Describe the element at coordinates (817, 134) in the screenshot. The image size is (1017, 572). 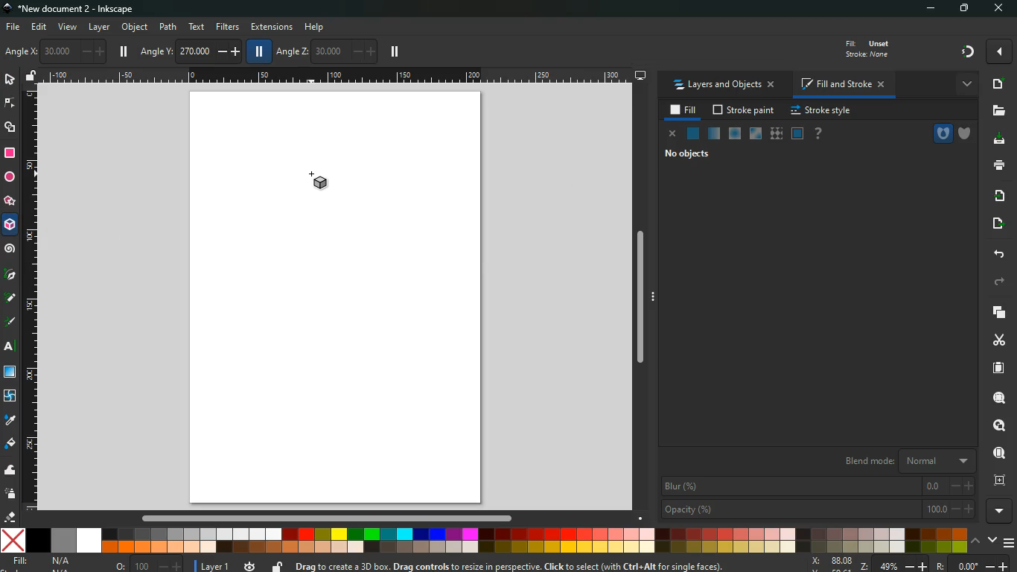
I see `help` at that location.